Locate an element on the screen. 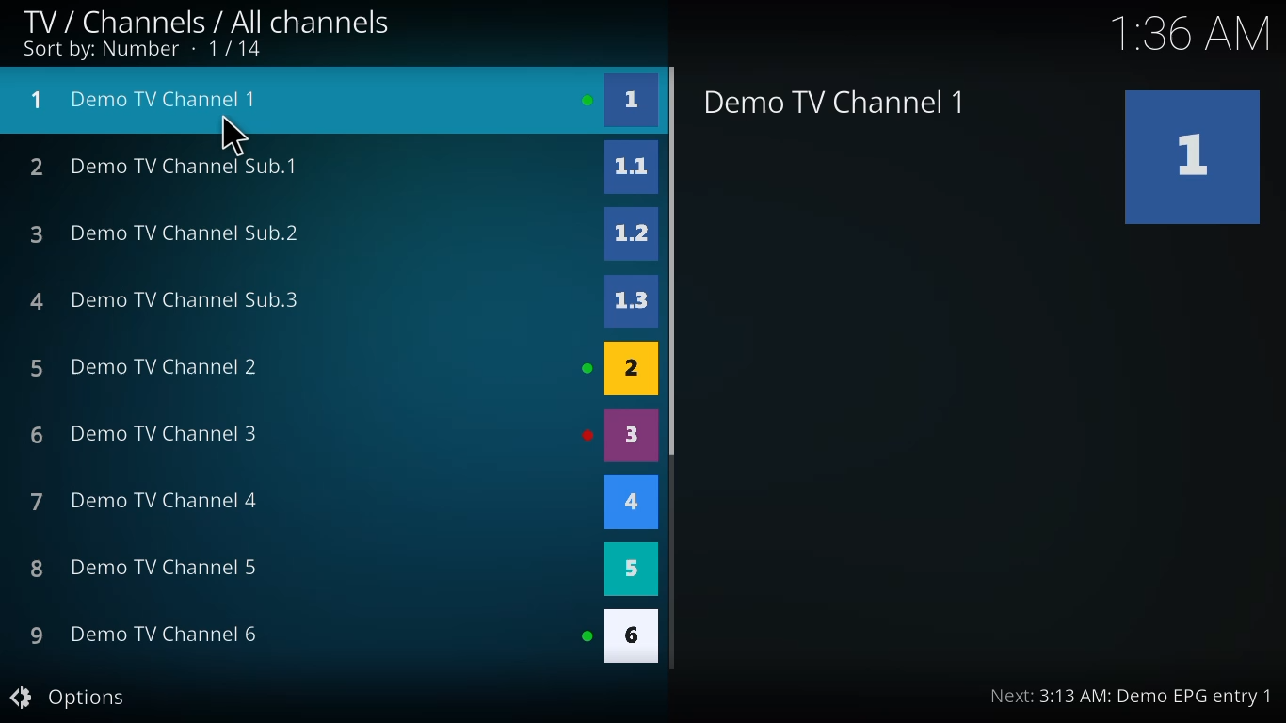  4 is located at coordinates (635, 503).